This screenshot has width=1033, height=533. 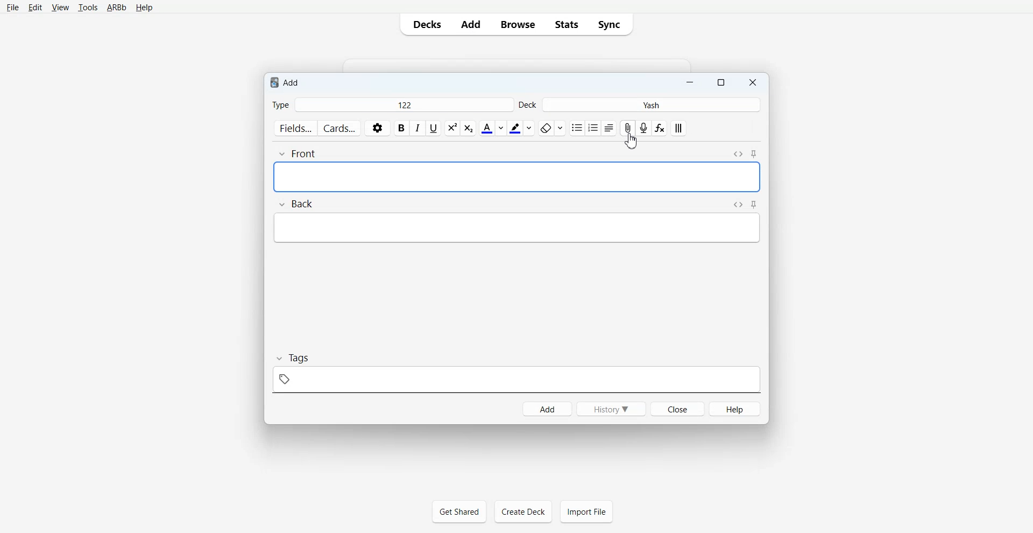 I want to click on ARBb, so click(x=116, y=7).